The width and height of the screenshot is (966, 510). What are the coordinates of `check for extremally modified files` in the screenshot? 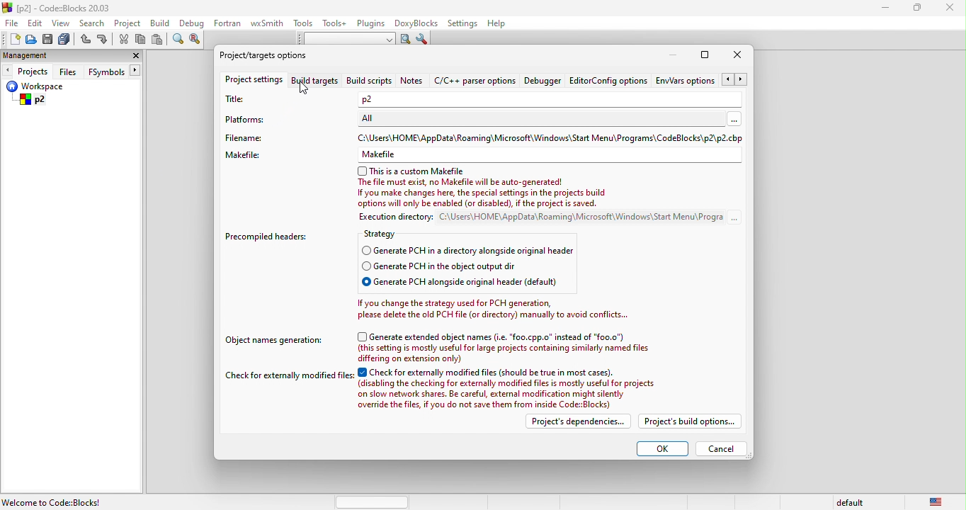 It's located at (290, 377).